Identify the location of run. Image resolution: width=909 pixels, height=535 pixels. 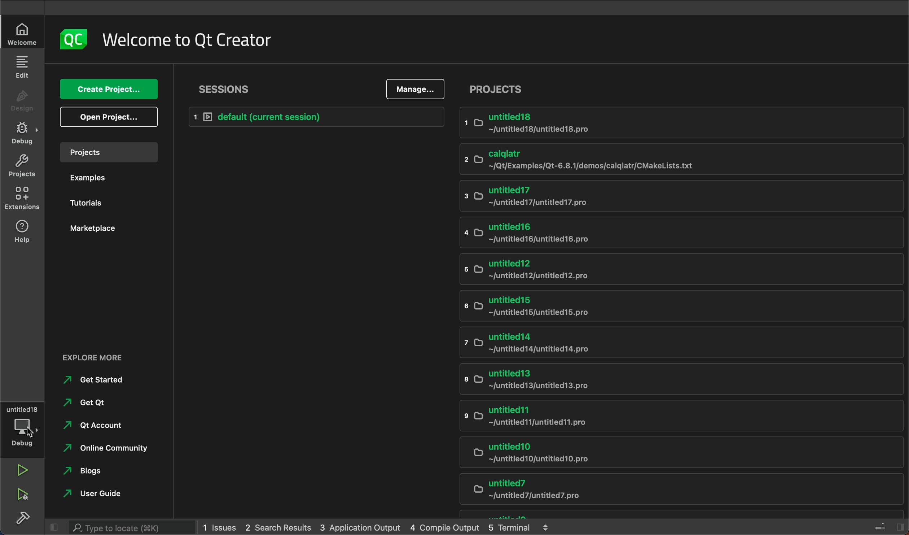
(20, 470).